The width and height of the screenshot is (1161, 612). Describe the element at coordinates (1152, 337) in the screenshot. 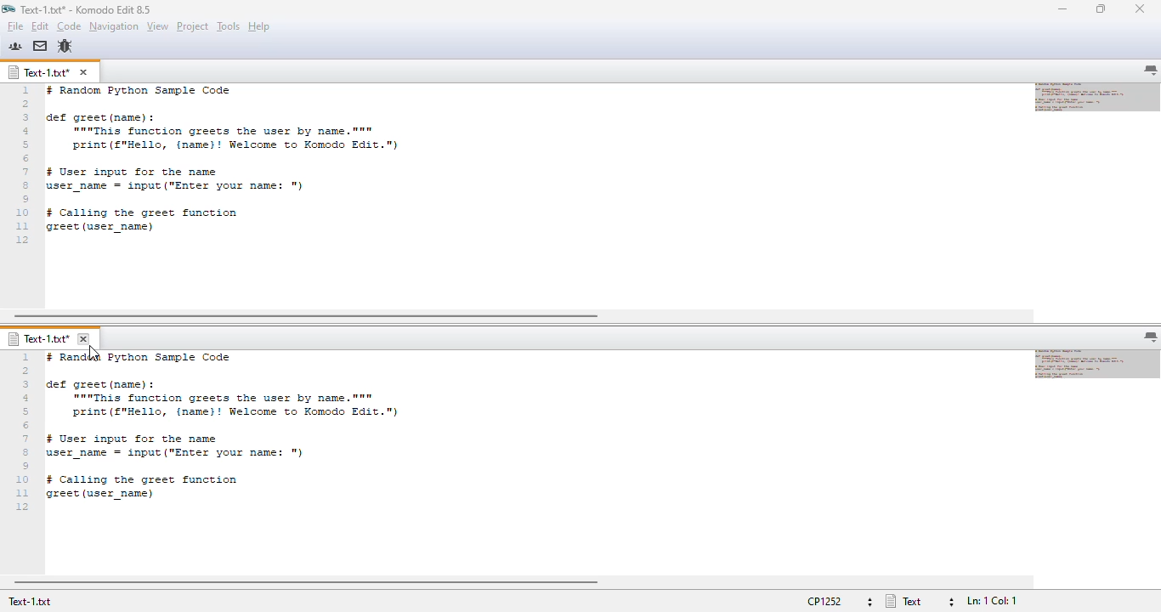

I see `list all tabs` at that location.